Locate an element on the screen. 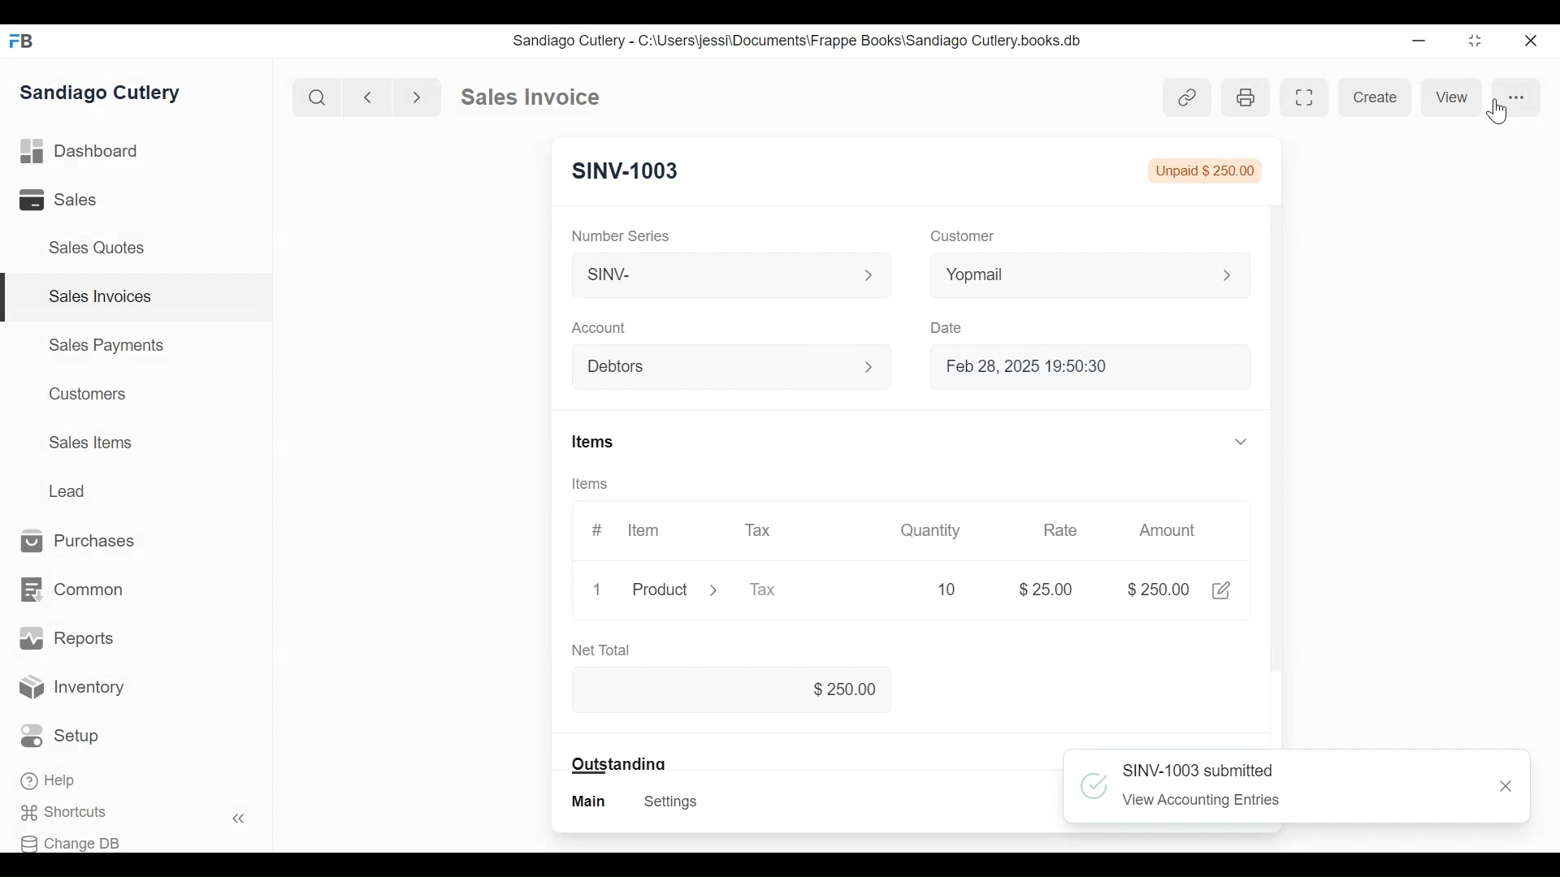  Reports is located at coordinates (67, 638).